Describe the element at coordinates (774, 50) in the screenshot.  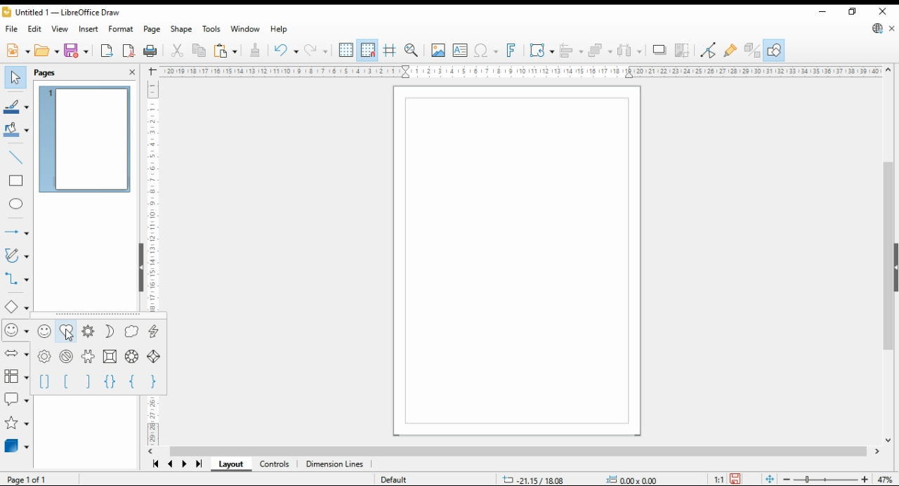
I see `show draw functions` at that location.